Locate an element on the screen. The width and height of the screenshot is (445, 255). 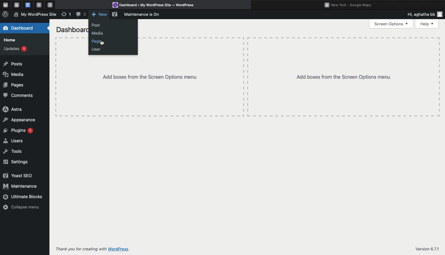
Users is located at coordinates (13, 141).